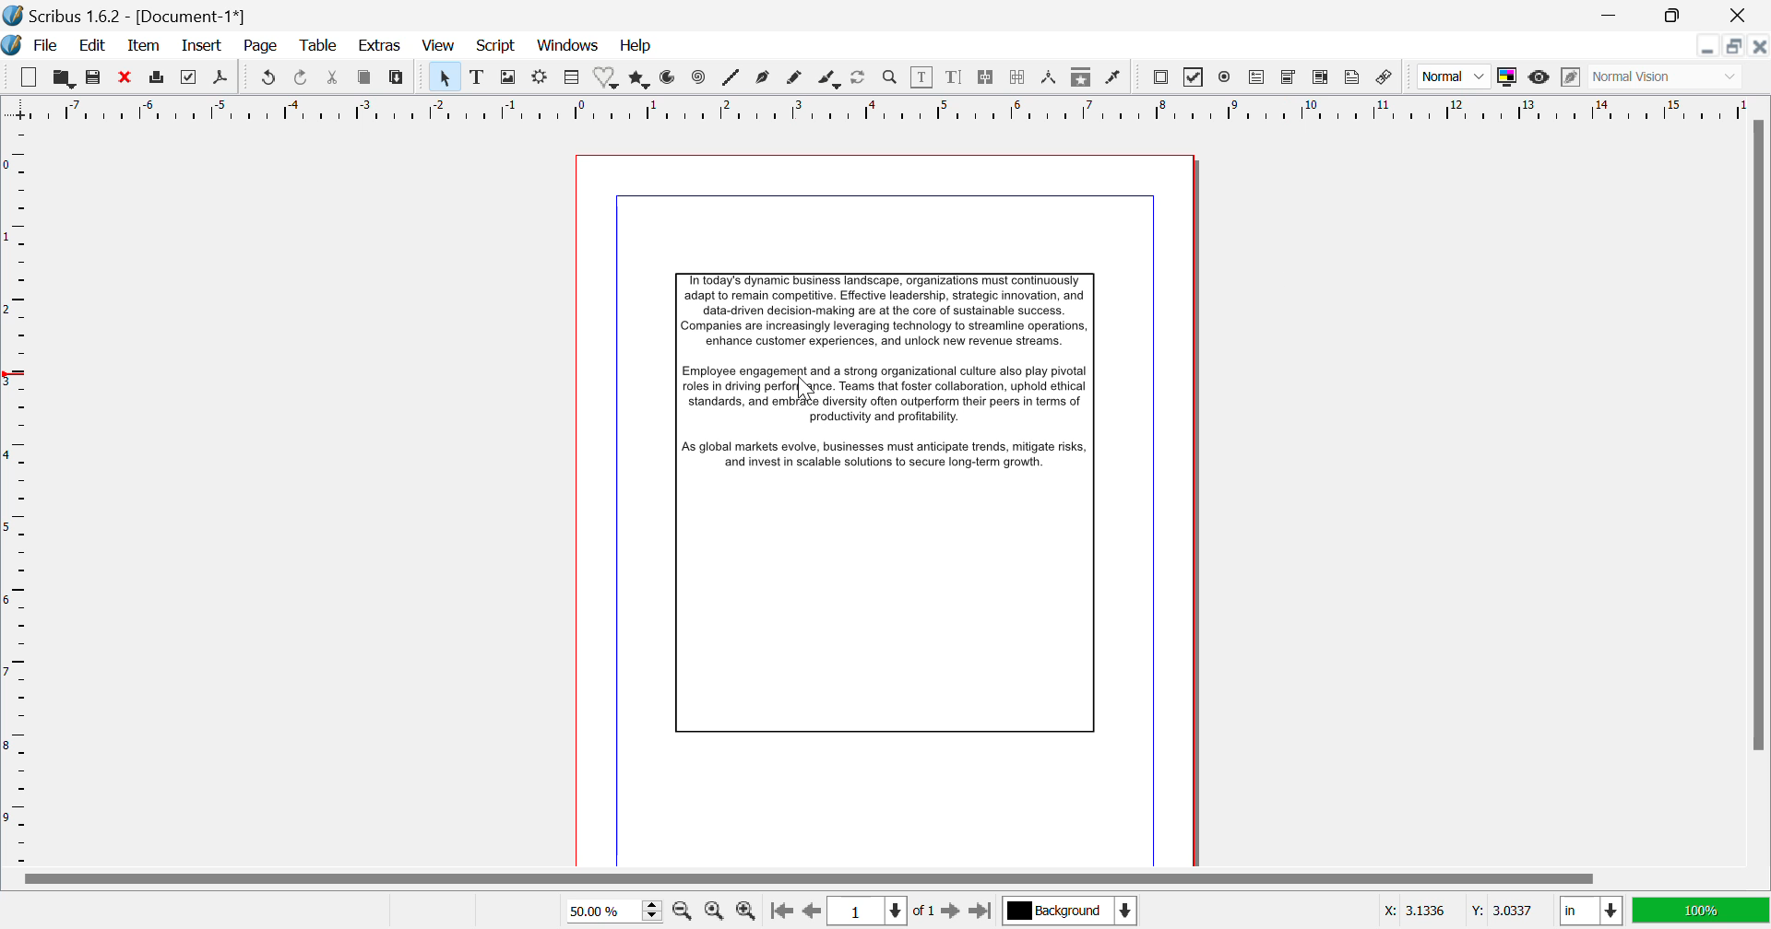 This screenshot has height=929, width=1771. Describe the element at coordinates (193, 77) in the screenshot. I see `Preflight Verifier` at that location.